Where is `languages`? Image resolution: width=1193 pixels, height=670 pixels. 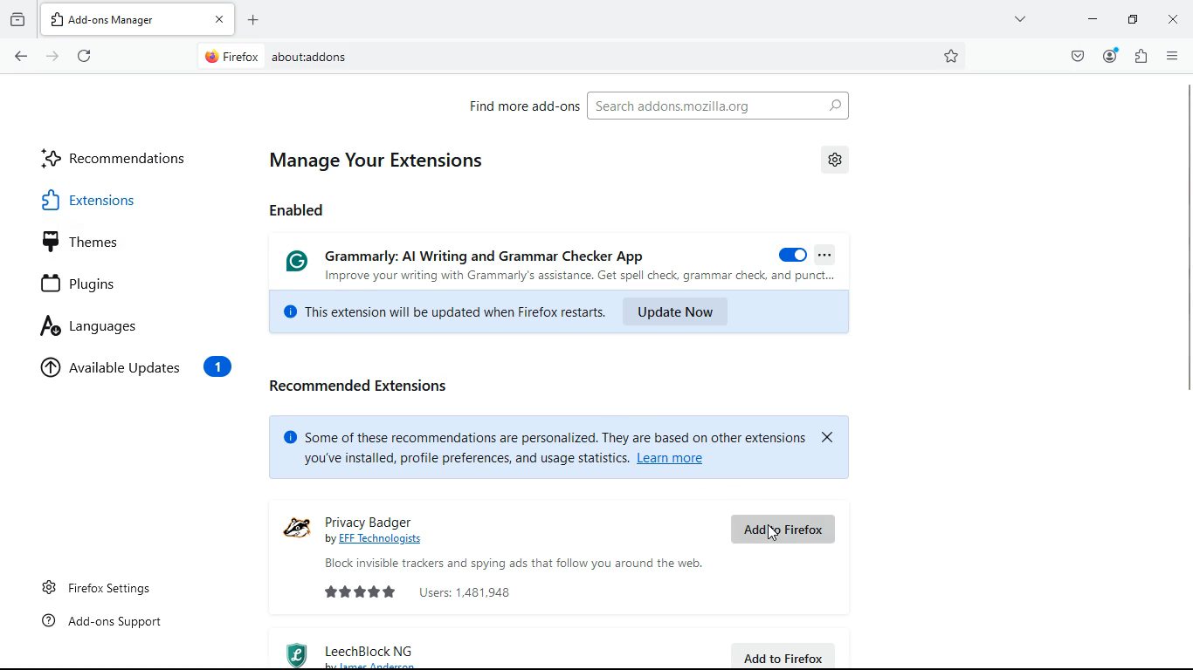
languages is located at coordinates (127, 326).